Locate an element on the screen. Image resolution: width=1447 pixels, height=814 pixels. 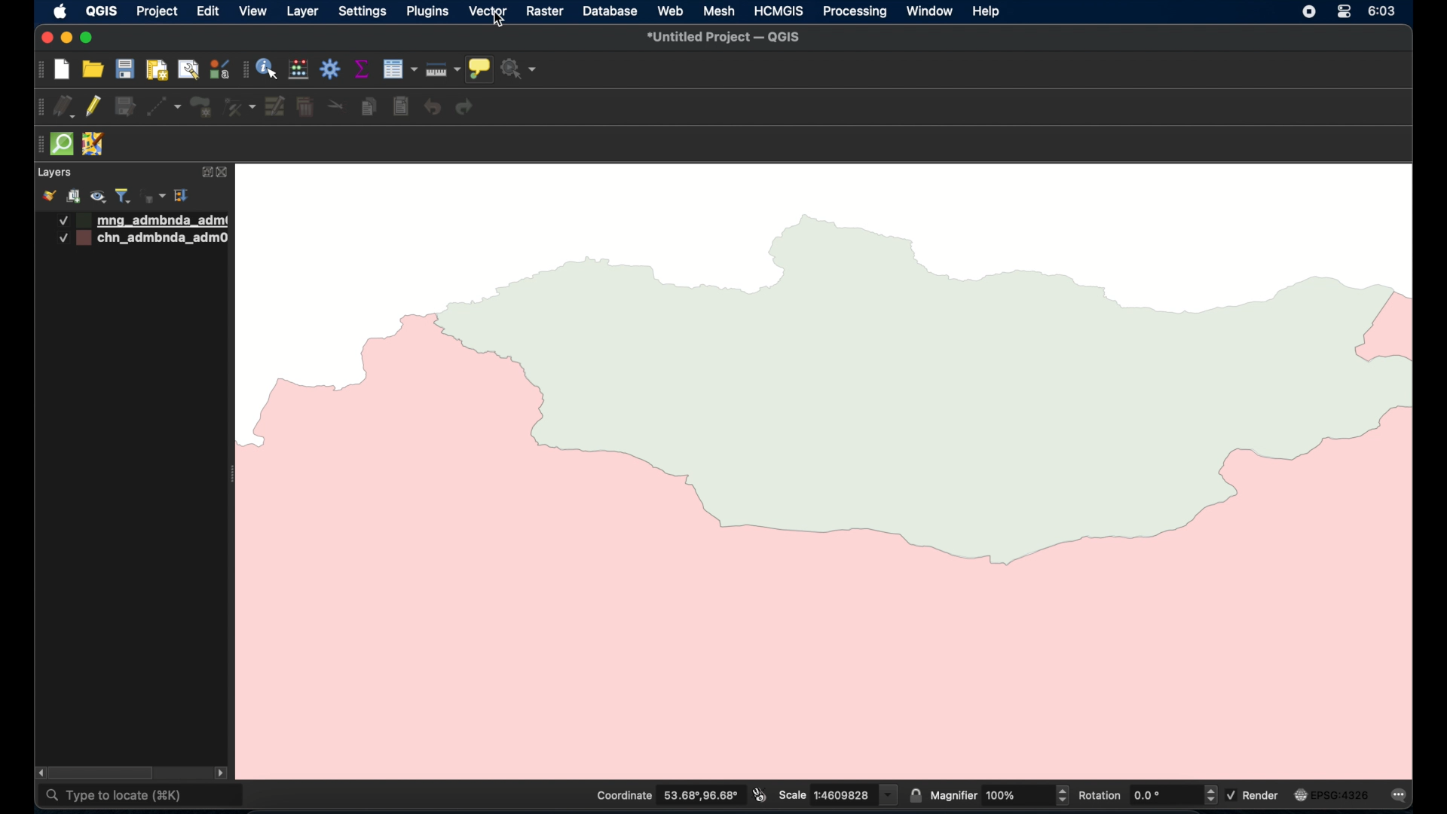
web is located at coordinates (671, 11).